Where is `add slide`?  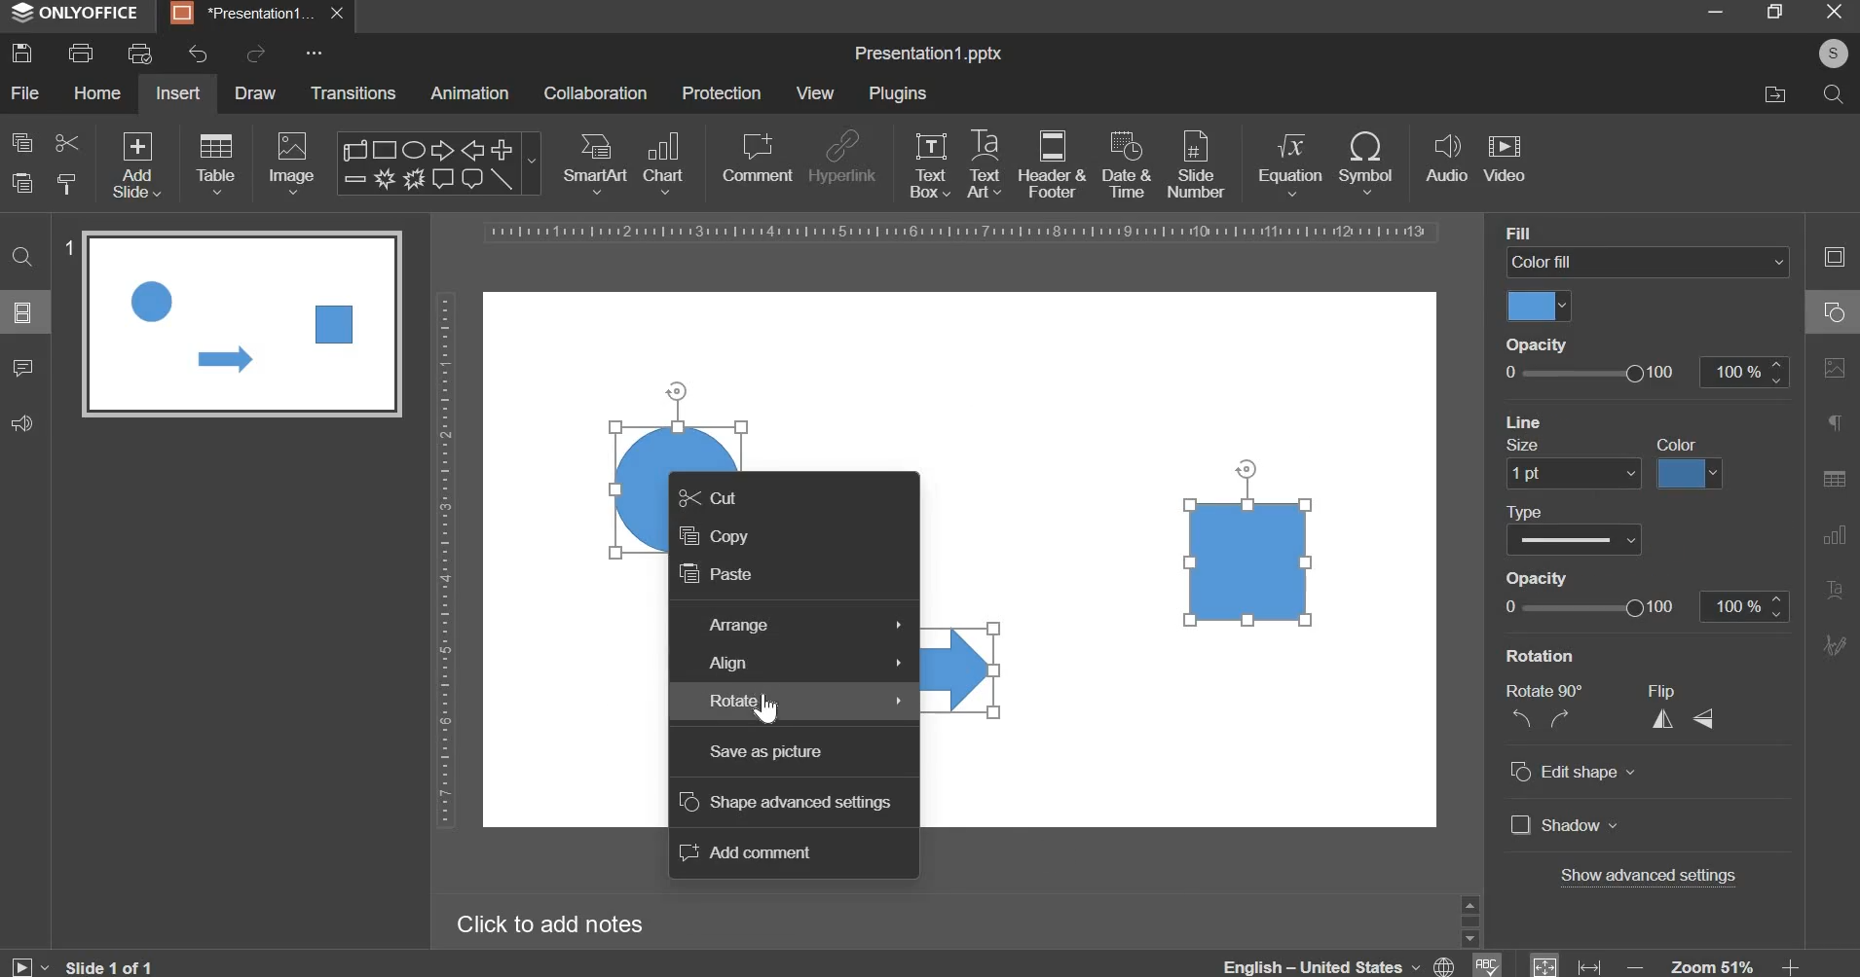 add slide is located at coordinates (137, 166).